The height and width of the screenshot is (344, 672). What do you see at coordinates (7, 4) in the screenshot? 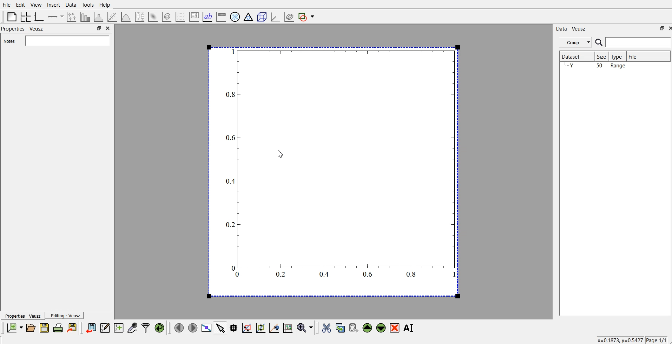
I see `File` at bounding box center [7, 4].